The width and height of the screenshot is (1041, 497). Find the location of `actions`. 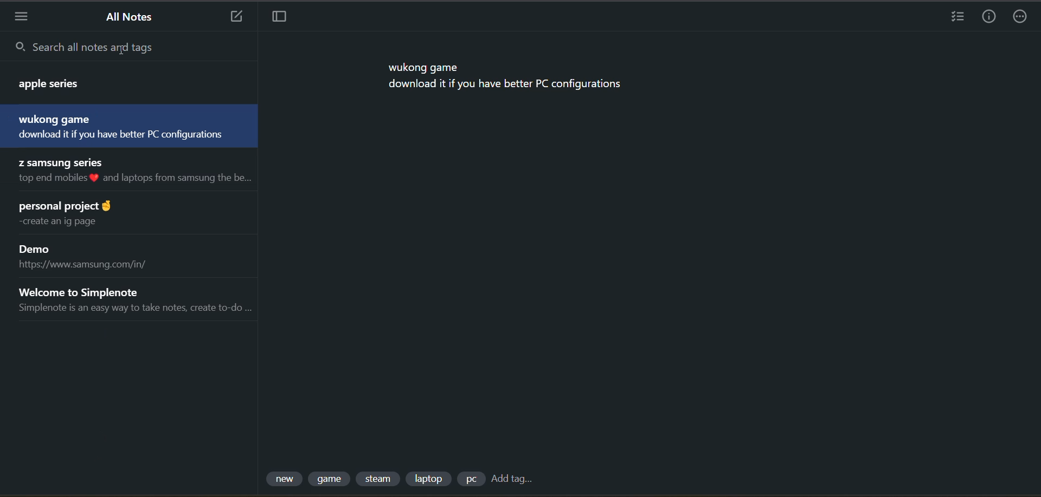

actions is located at coordinates (1021, 17).